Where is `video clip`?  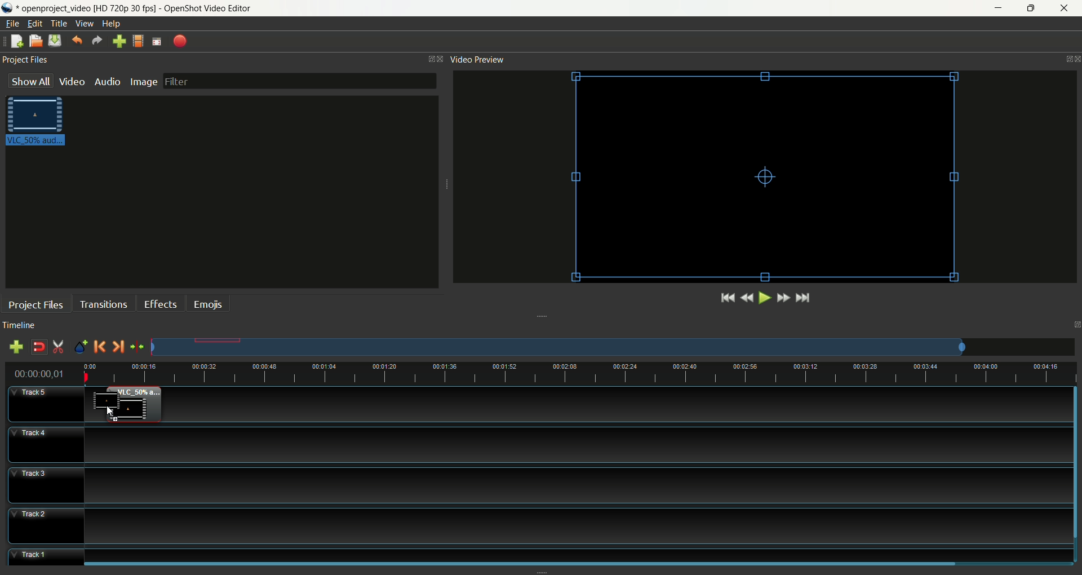 video clip is located at coordinates (38, 122).